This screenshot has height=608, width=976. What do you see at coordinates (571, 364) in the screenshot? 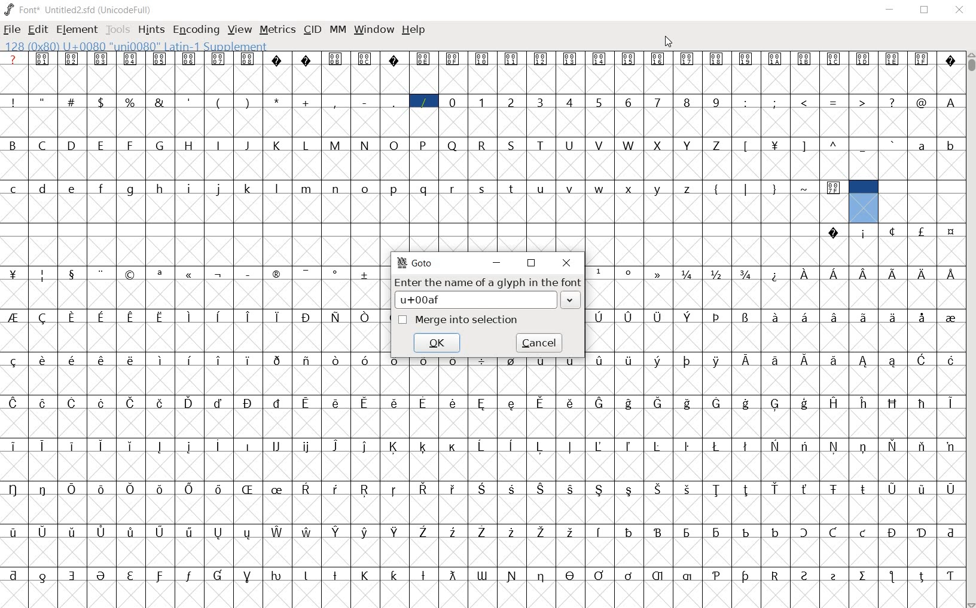
I see `Symbol` at bounding box center [571, 364].